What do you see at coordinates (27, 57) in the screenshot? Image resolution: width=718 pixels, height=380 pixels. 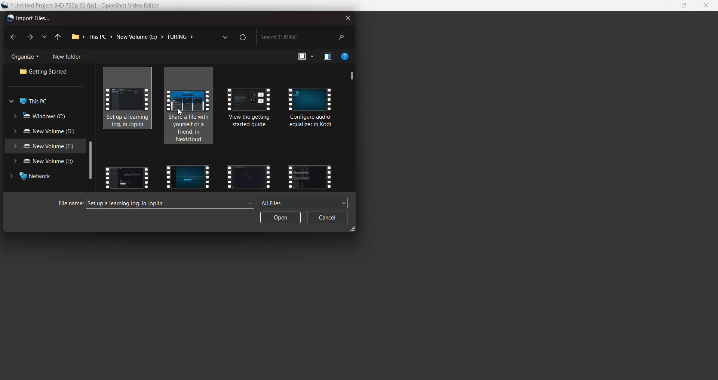 I see `organize` at bounding box center [27, 57].